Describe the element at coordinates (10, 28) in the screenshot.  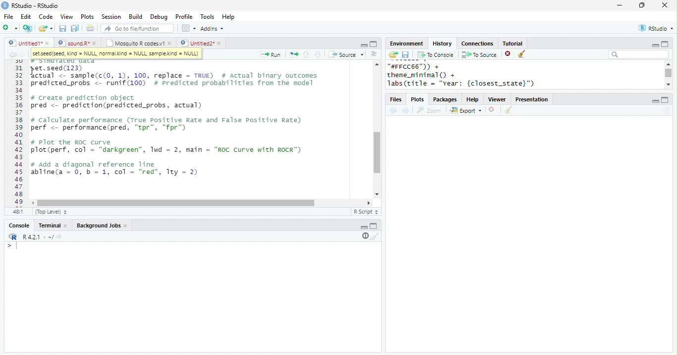
I see `new file` at that location.